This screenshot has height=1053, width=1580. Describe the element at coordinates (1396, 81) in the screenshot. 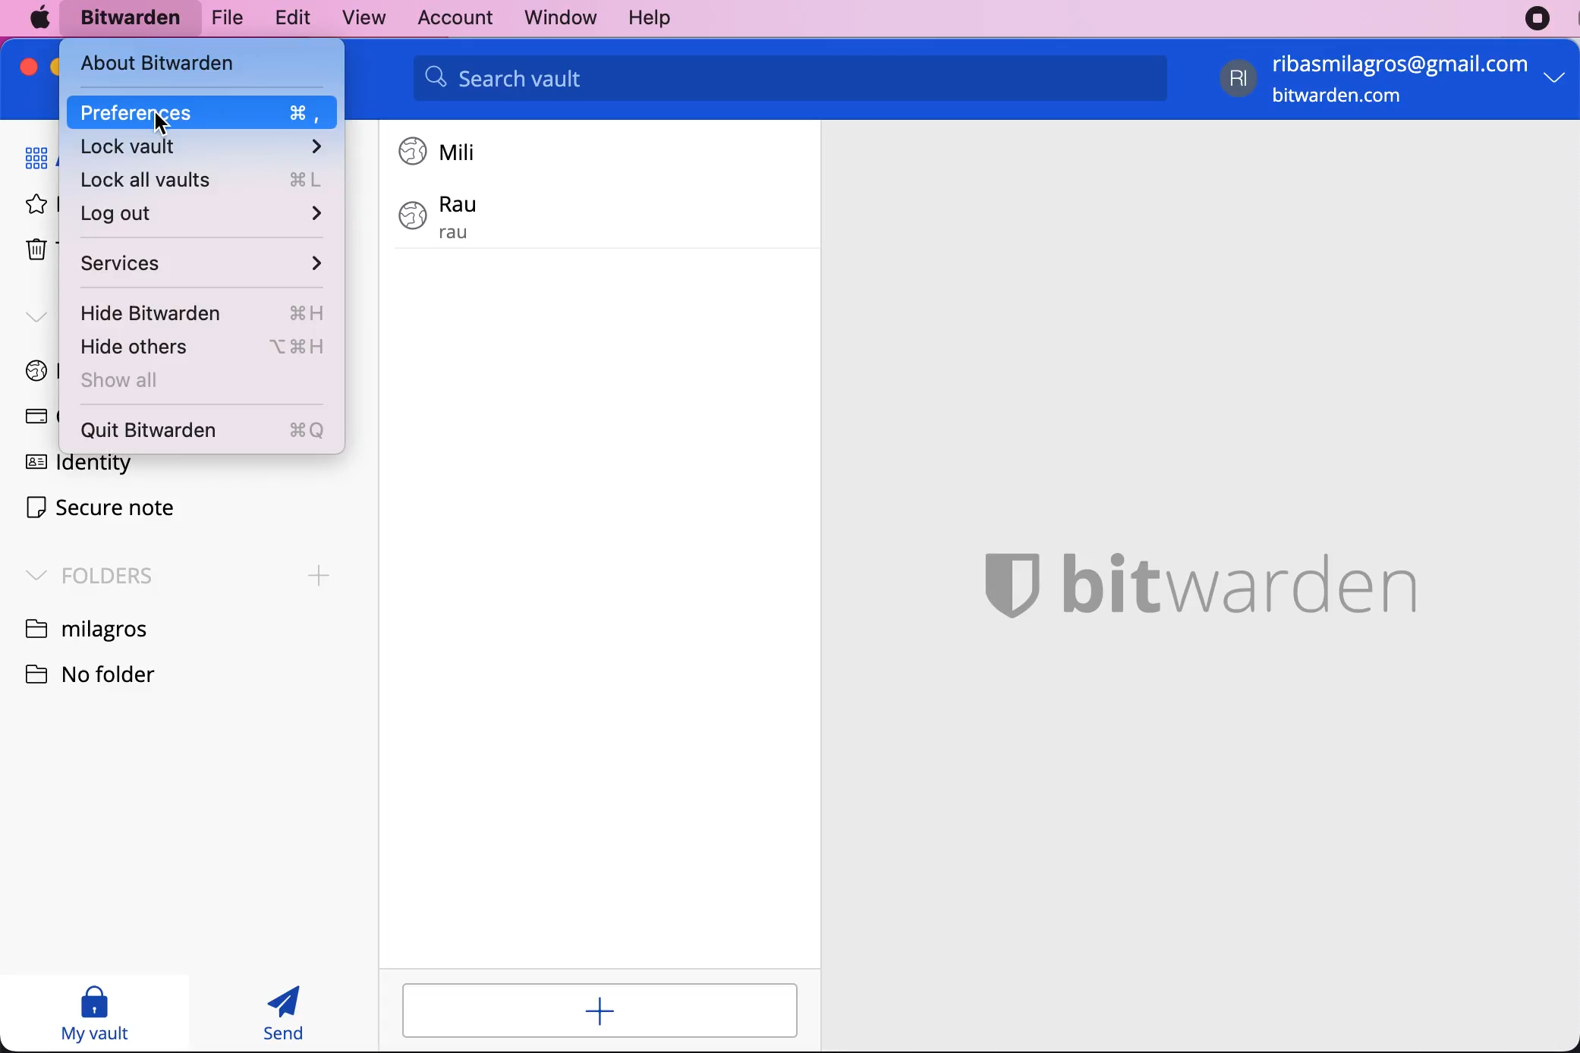

I see `account` at that location.